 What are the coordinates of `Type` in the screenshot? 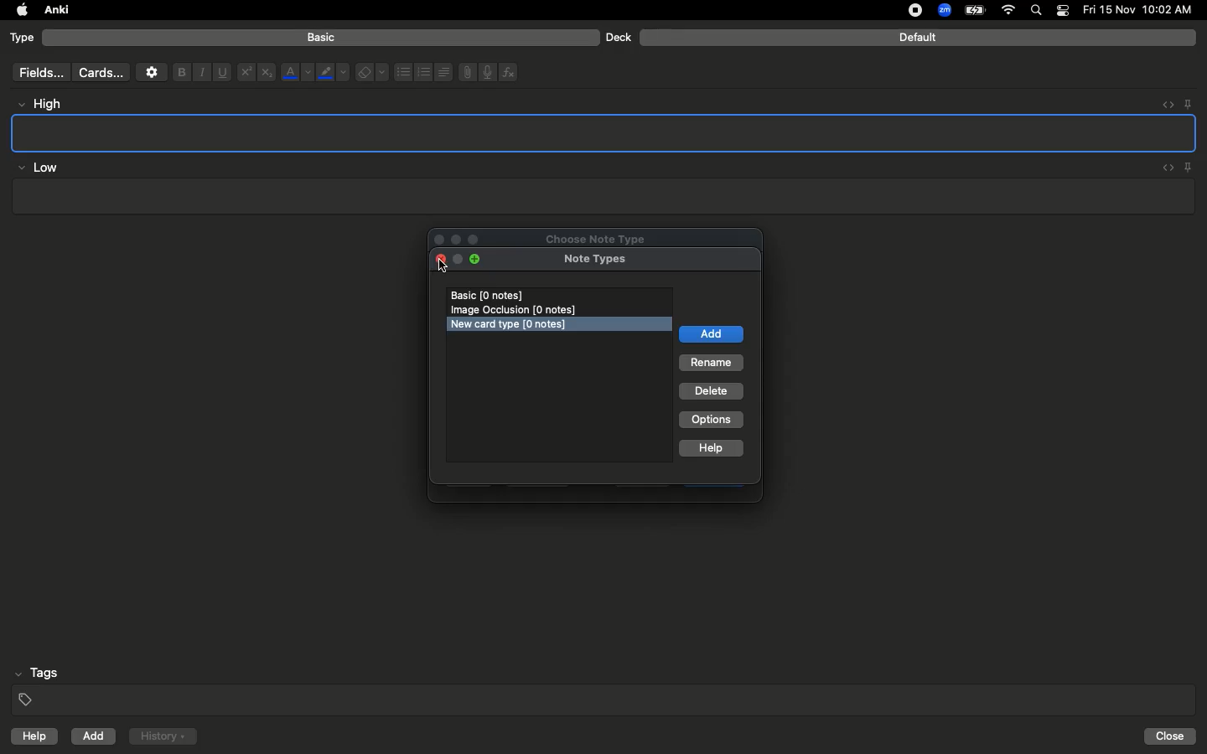 It's located at (23, 39).